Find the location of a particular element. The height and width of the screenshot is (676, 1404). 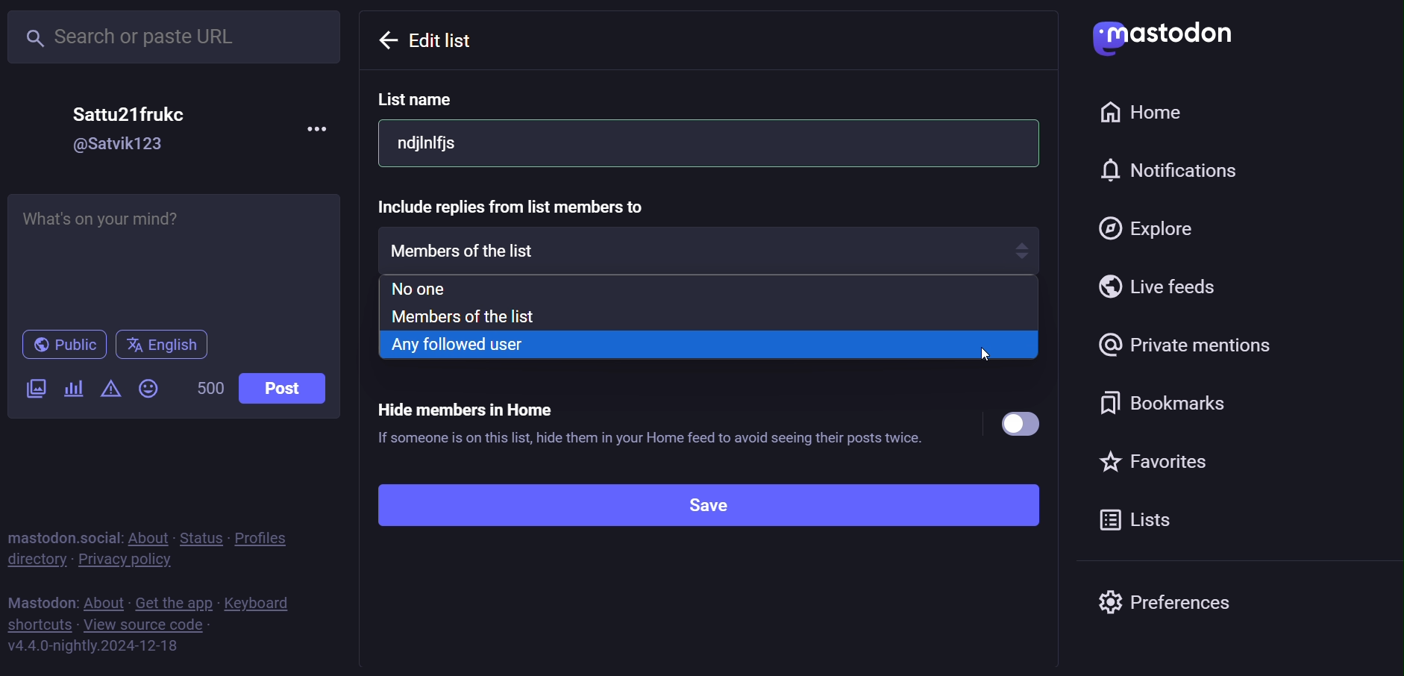

preferences is located at coordinates (1165, 598).